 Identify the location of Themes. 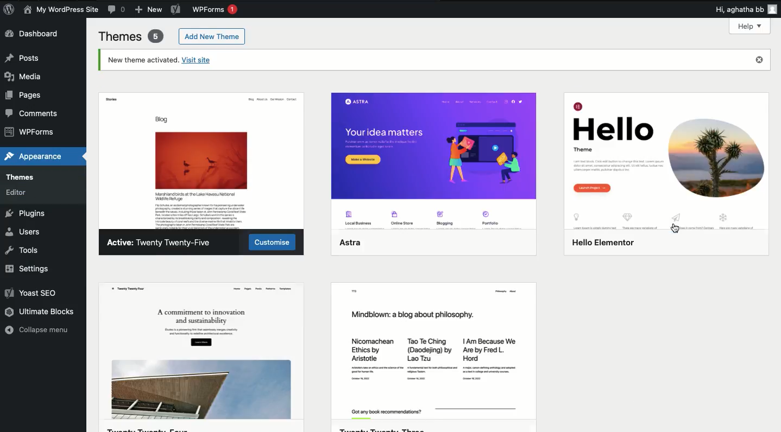
(130, 37).